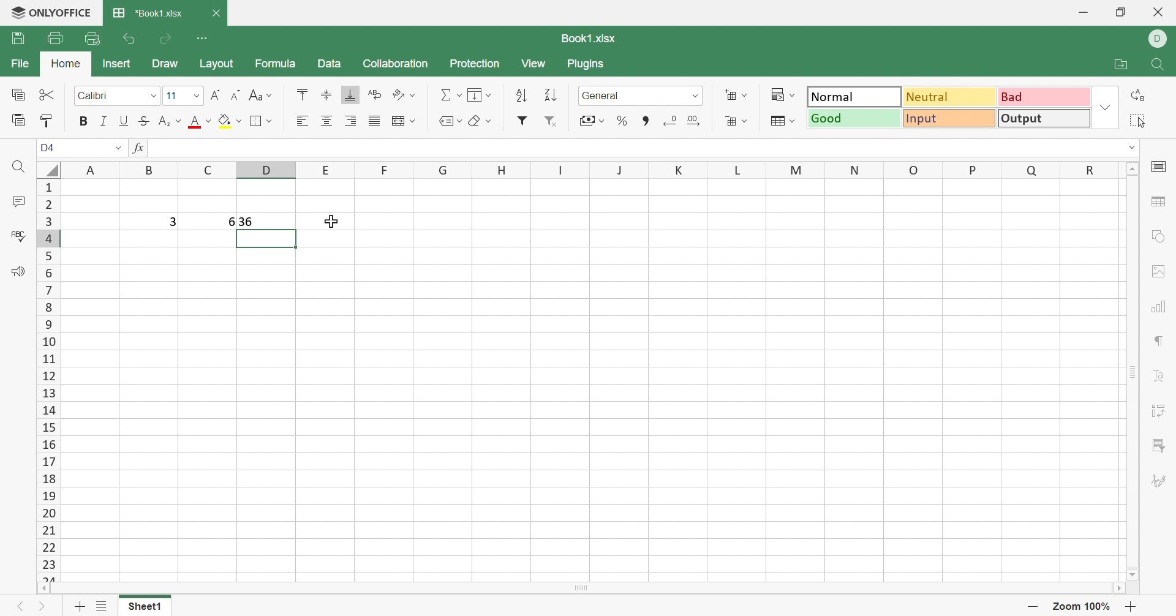 The width and height of the screenshot is (1176, 616). What do you see at coordinates (1086, 10) in the screenshot?
I see `Minimize` at bounding box center [1086, 10].